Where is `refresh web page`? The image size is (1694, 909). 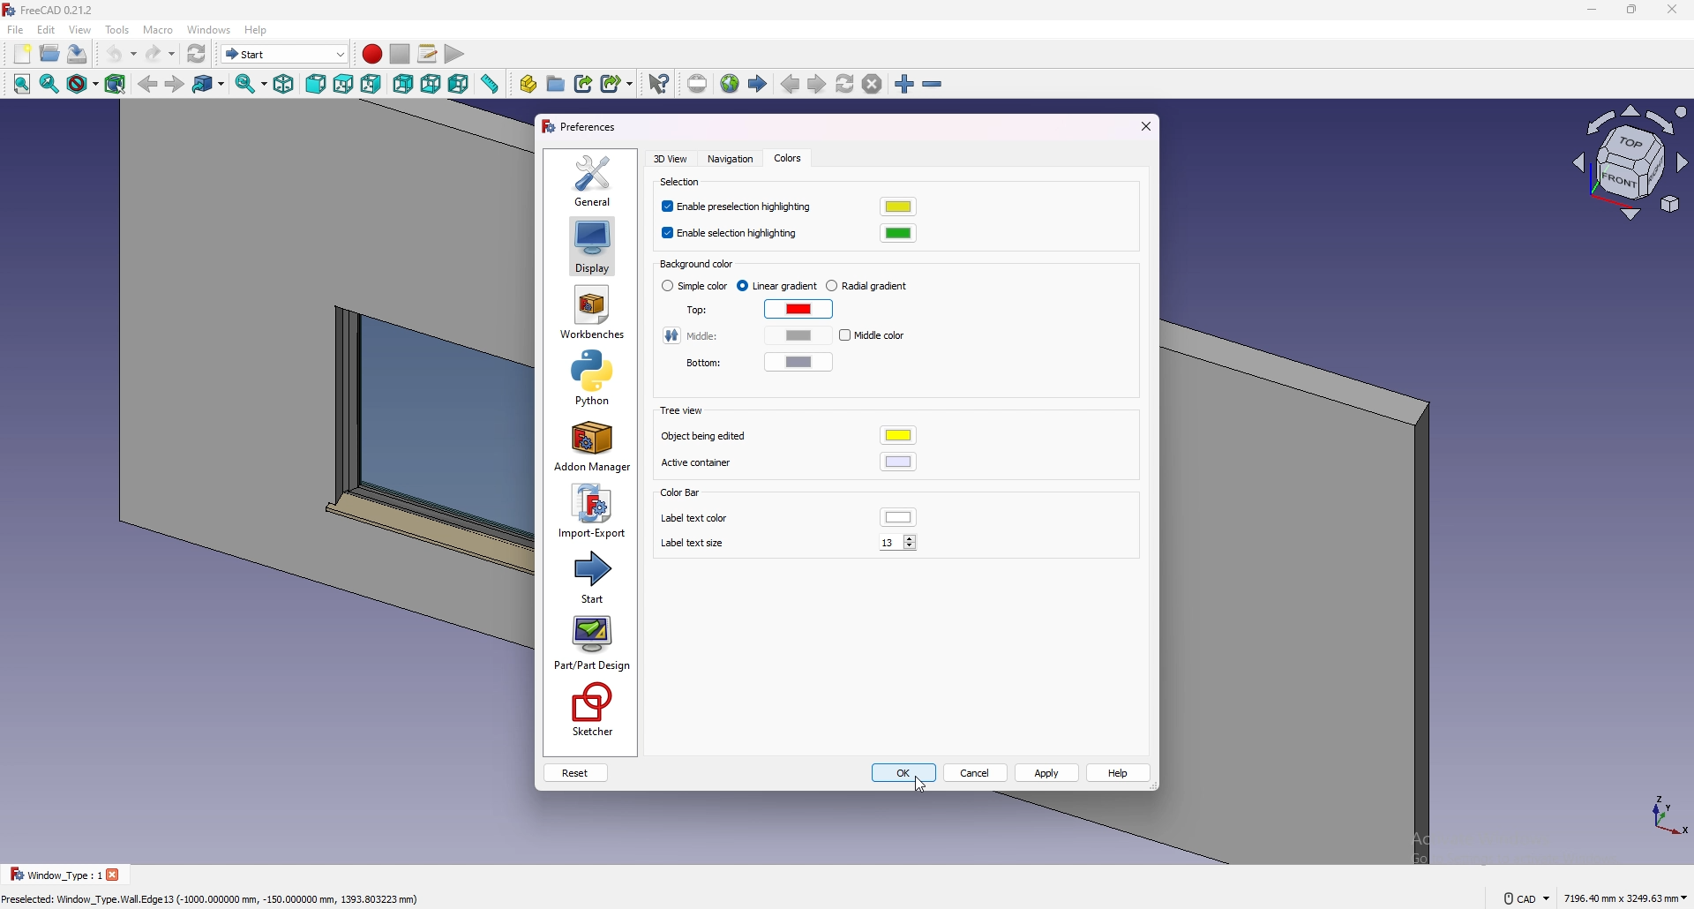
refresh web page is located at coordinates (846, 84).